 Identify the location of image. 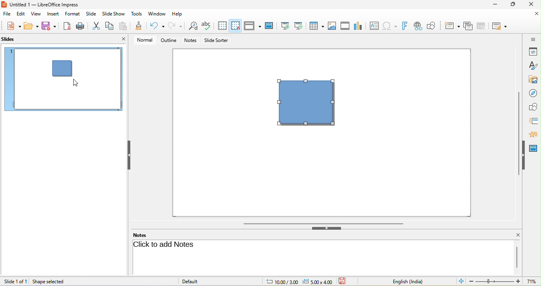
(331, 25).